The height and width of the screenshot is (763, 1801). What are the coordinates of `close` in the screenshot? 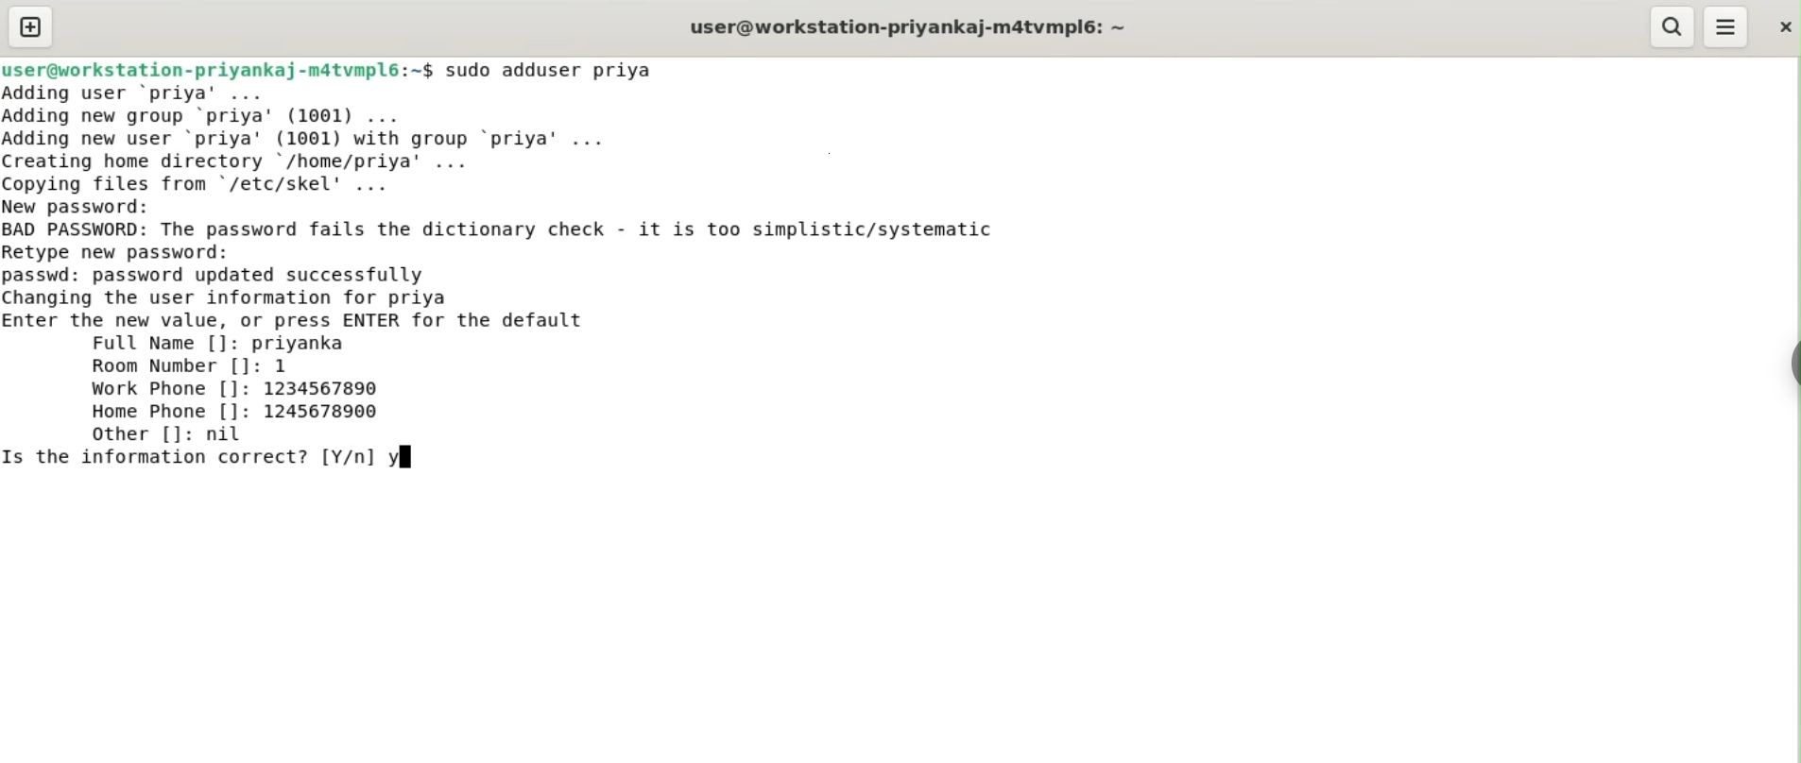 It's located at (1783, 22).